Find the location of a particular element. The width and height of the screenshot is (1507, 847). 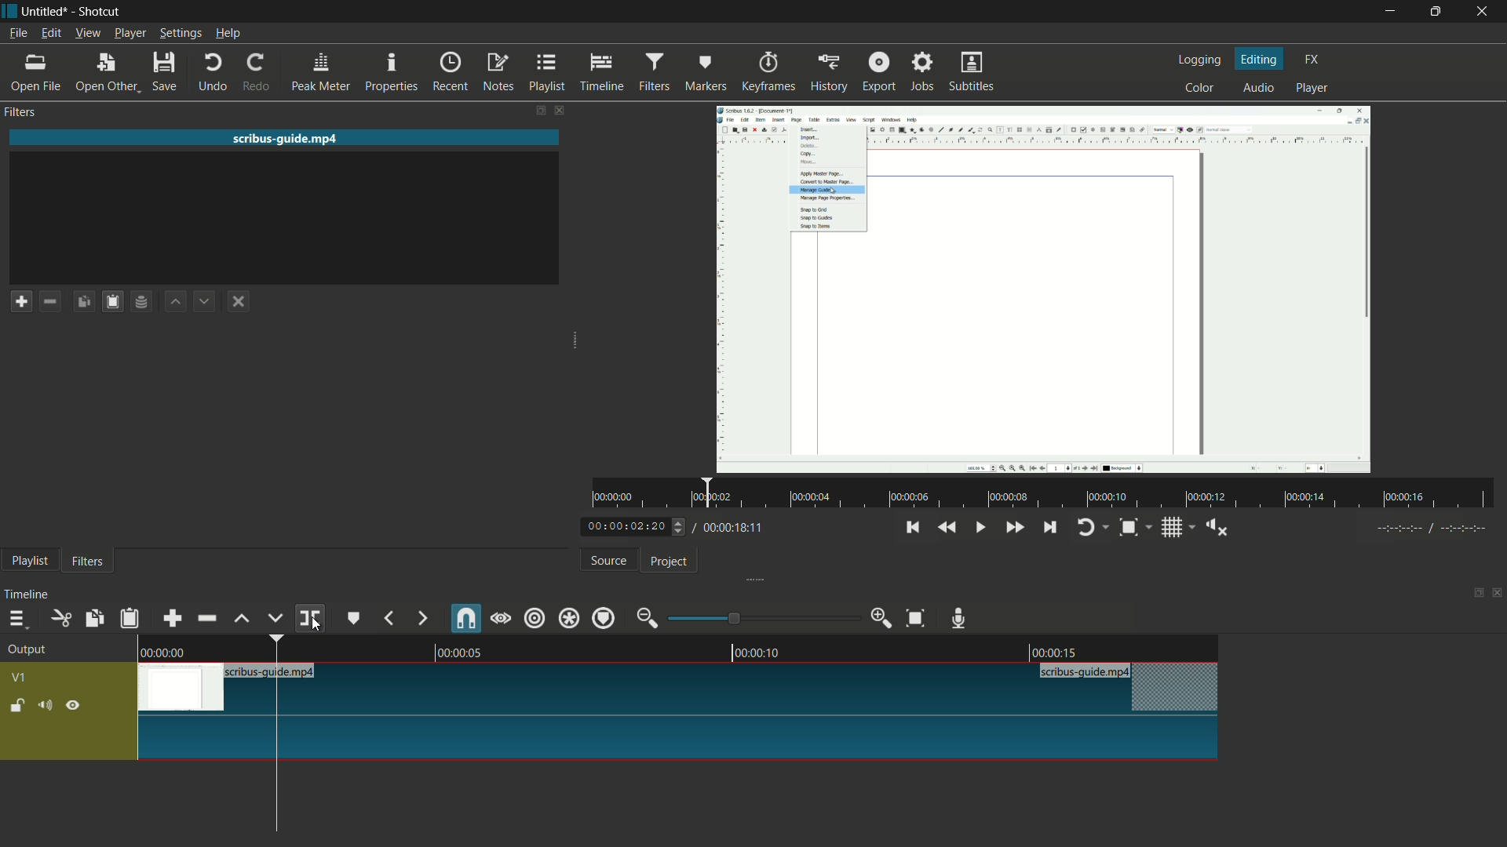

change layout is located at coordinates (1476, 594).